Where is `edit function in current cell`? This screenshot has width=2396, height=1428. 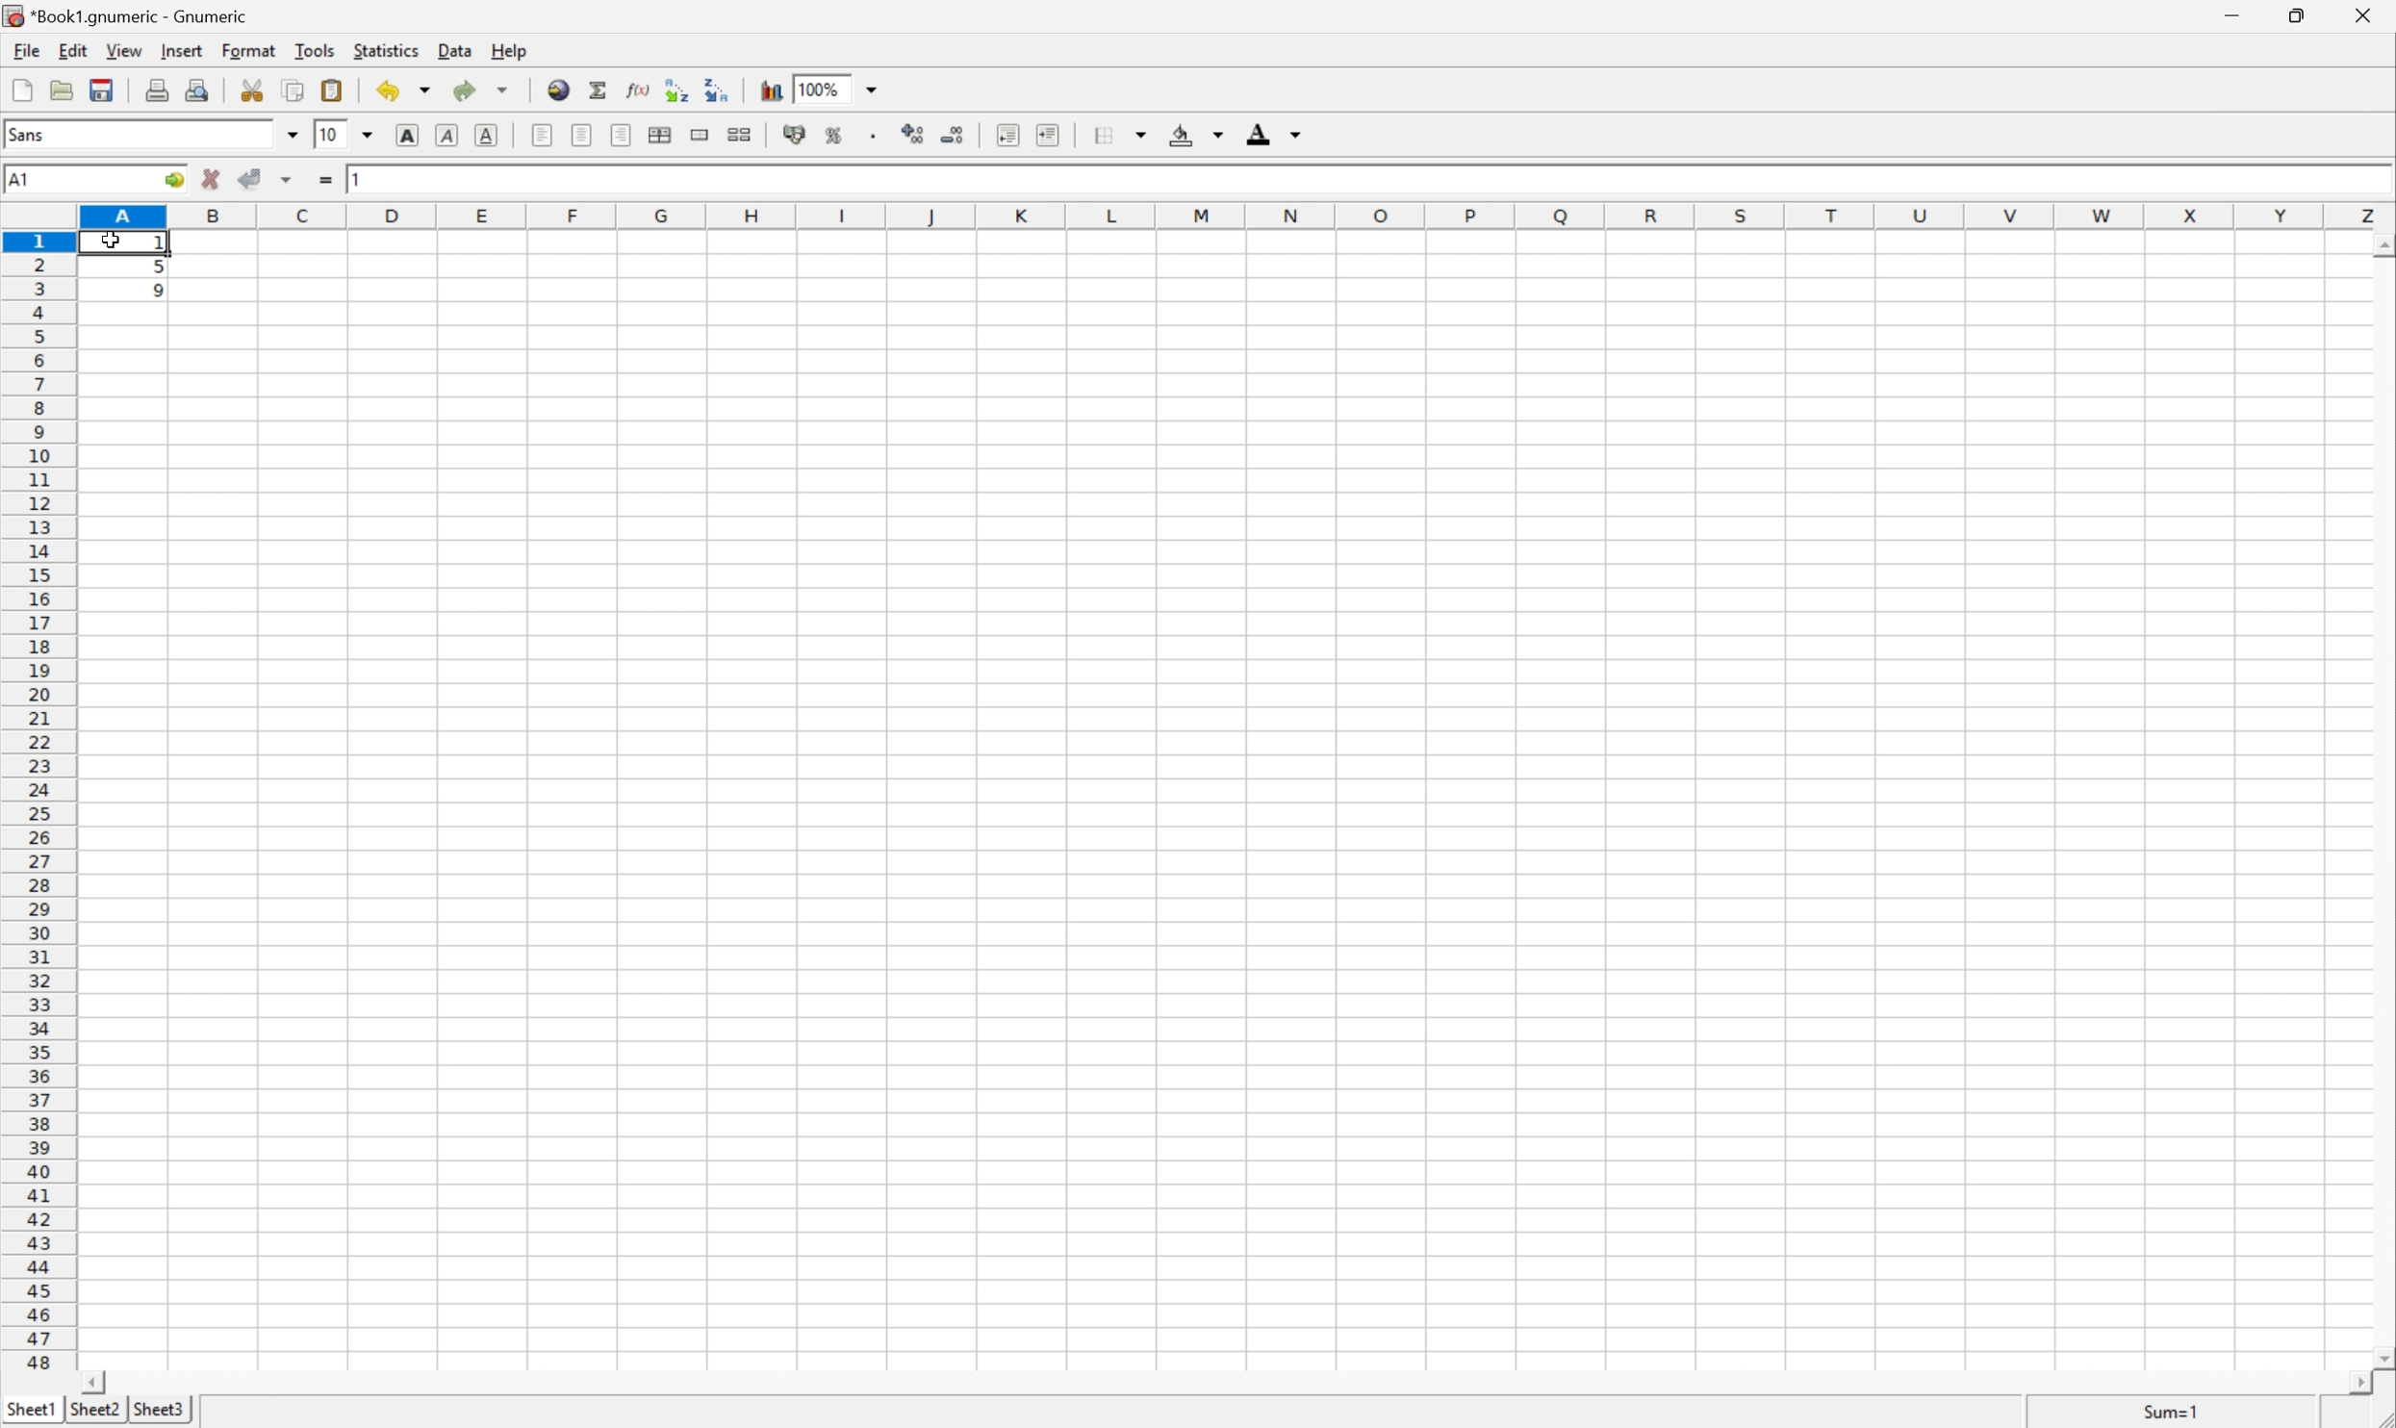 edit function in current cell is located at coordinates (640, 88).